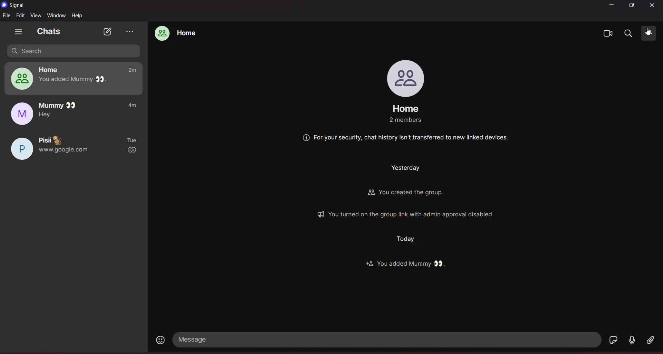  What do you see at coordinates (606, 33) in the screenshot?
I see `video calls` at bounding box center [606, 33].